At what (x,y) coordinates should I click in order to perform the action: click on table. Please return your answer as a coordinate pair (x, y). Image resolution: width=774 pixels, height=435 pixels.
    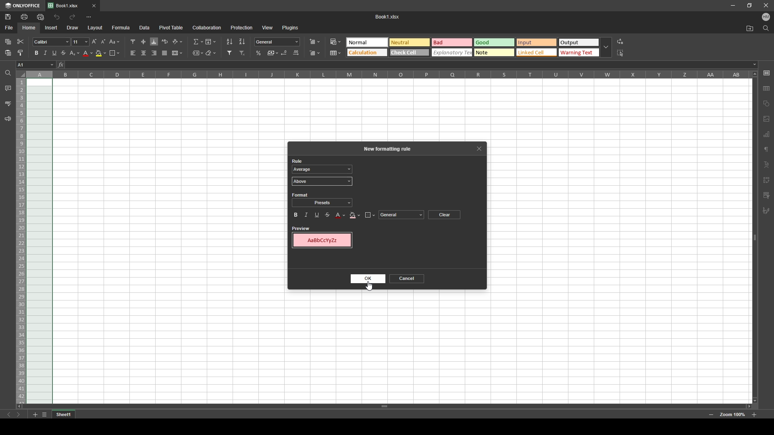
    Looking at the image, I should click on (767, 89).